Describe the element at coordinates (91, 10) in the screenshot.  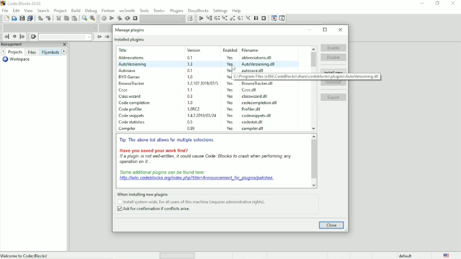
I see `Debug` at that location.